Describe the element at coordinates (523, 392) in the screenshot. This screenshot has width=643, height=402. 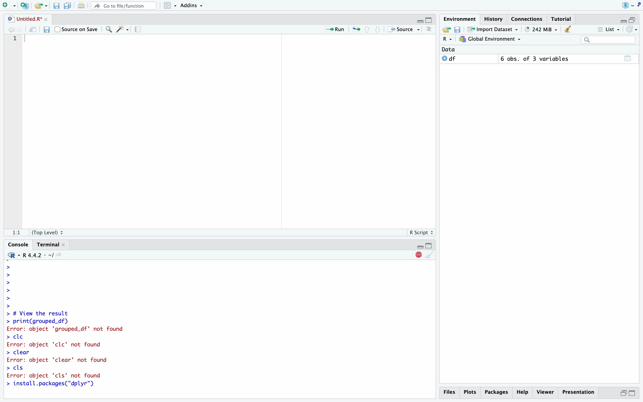
I see `Help` at that location.